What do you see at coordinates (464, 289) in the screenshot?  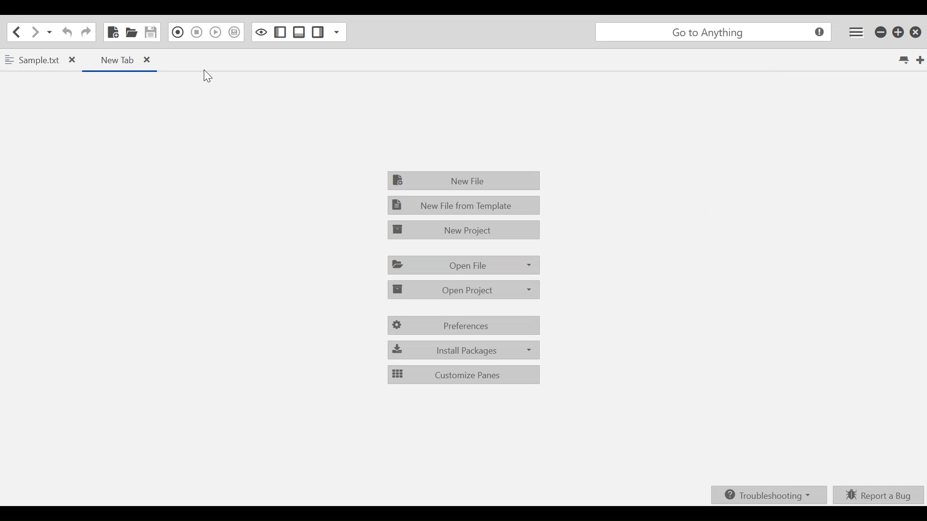 I see `Open Project` at bounding box center [464, 289].